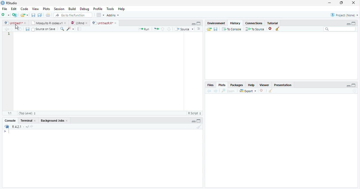 Image resolution: width=360 pixels, height=189 pixels. Describe the element at coordinates (12, 29) in the screenshot. I see `Go forward to next source location` at that location.